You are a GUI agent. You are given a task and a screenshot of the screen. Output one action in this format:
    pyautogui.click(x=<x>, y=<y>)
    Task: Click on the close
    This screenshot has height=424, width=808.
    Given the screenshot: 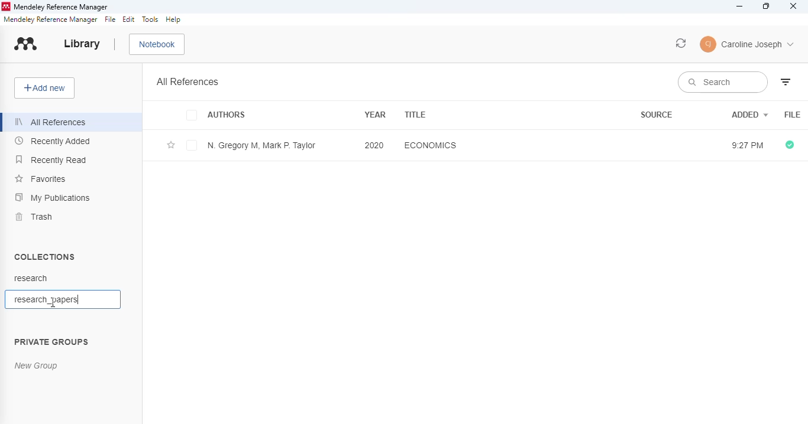 What is the action you would take?
    pyautogui.click(x=794, y=6)
    